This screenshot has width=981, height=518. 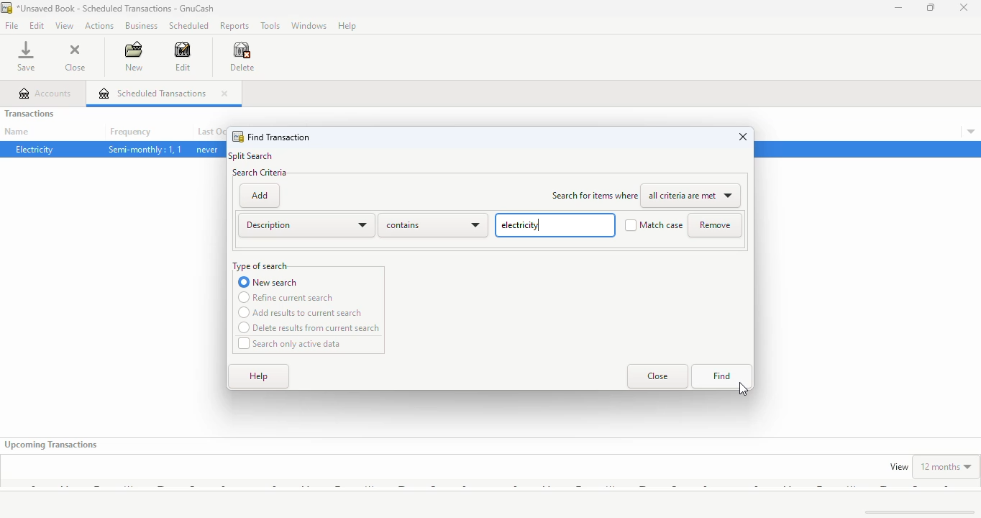 I want to click on electricity, so click(x=35, y=149).